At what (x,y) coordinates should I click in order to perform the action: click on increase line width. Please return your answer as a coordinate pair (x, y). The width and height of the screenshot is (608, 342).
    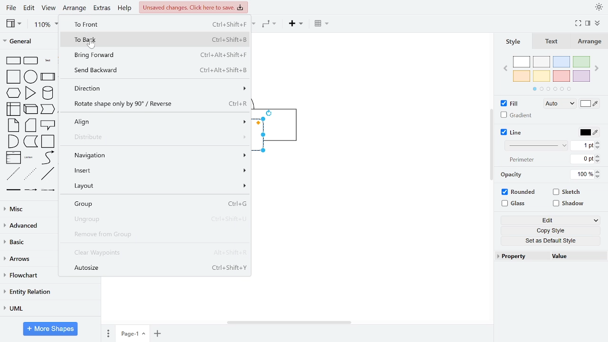
    Looking at the image, I should click on (598, 142).